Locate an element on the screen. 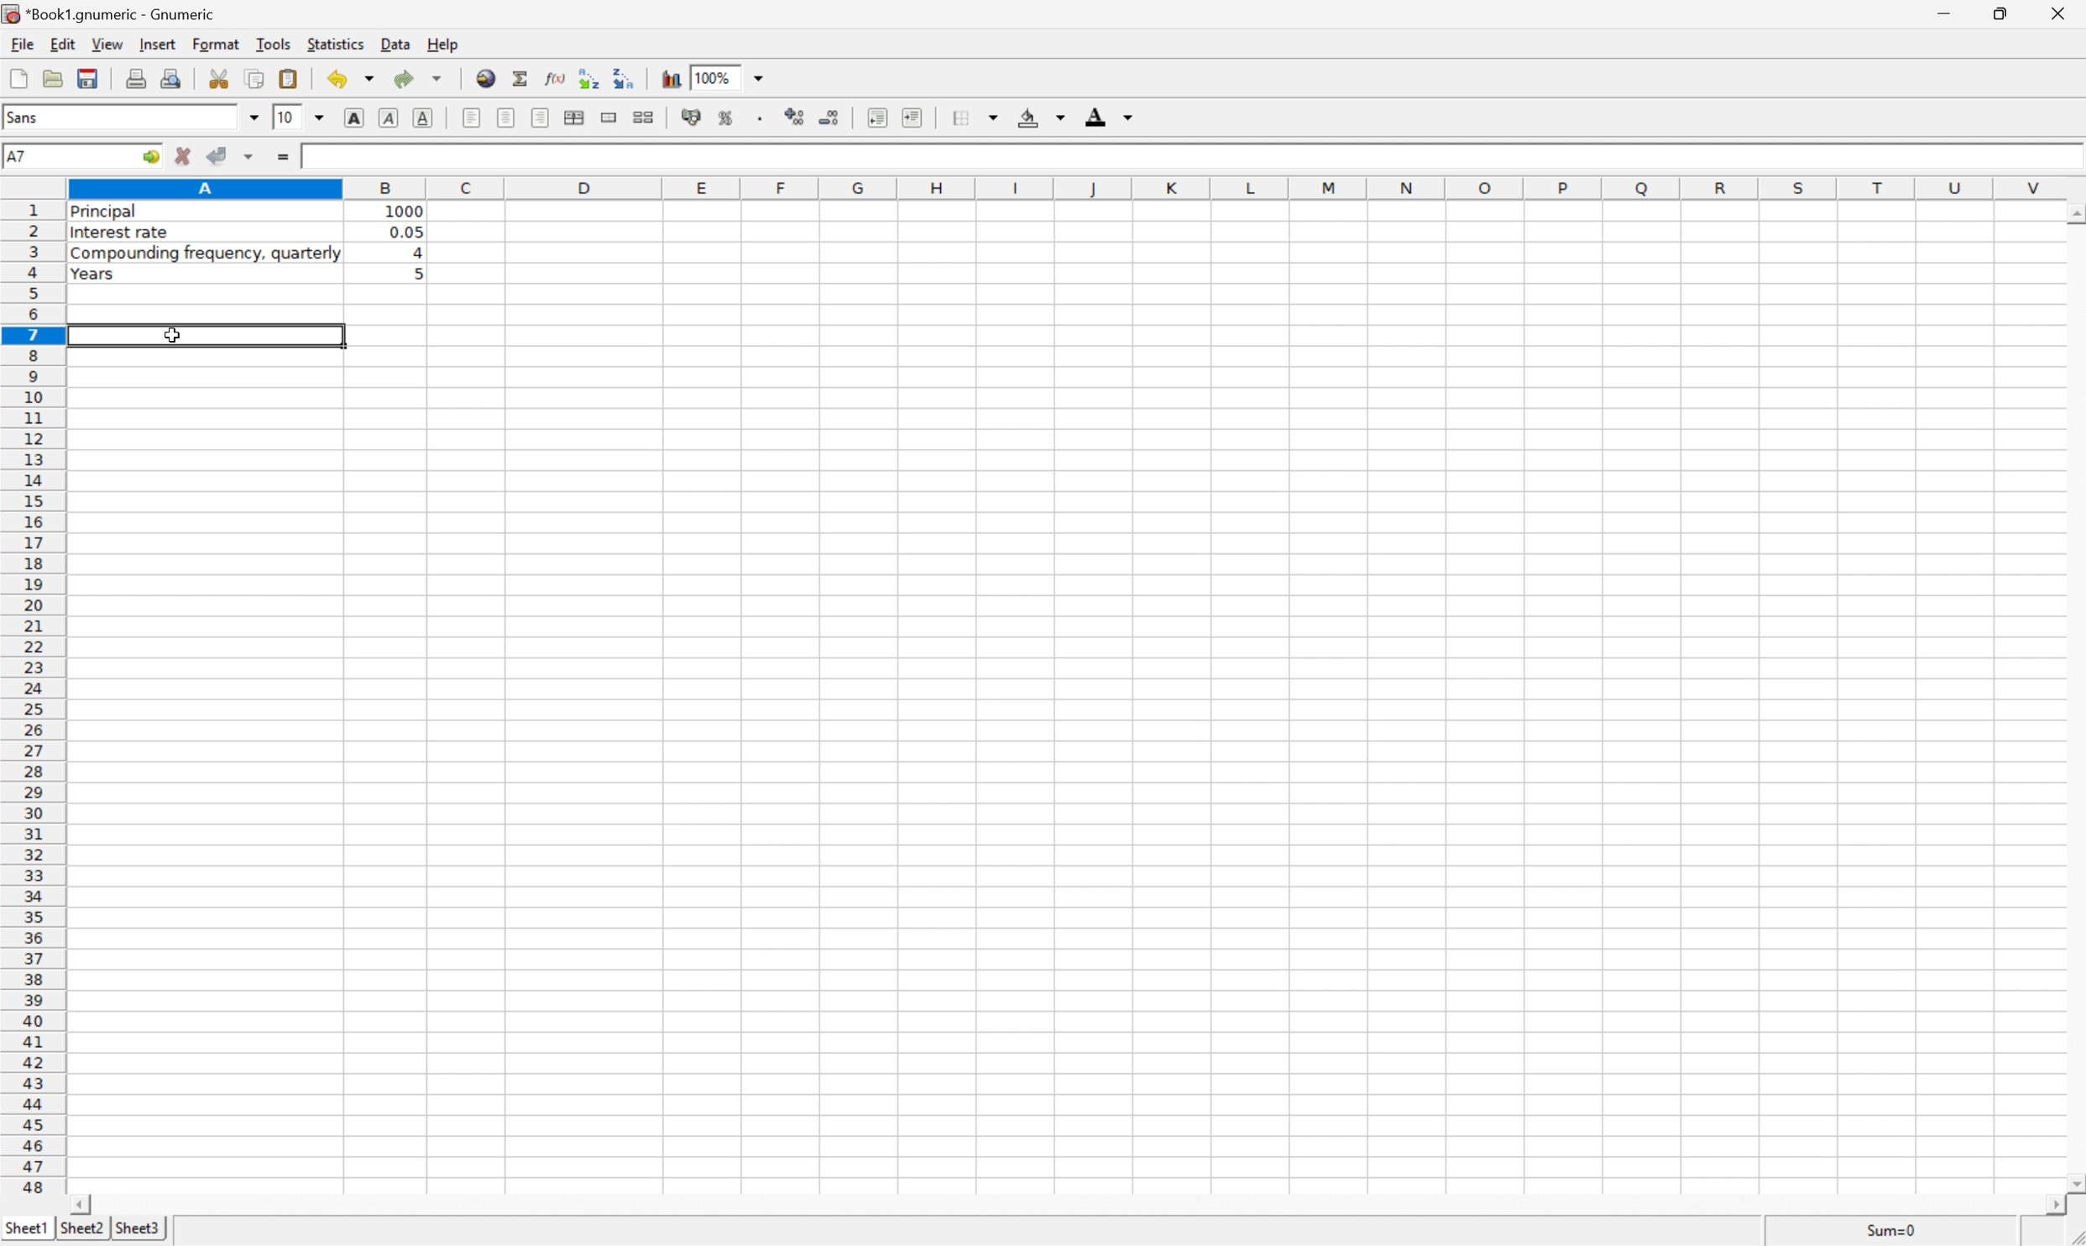 The width and height of the screenshot is (2086, 1246). print is located at coordinates (137, 78).